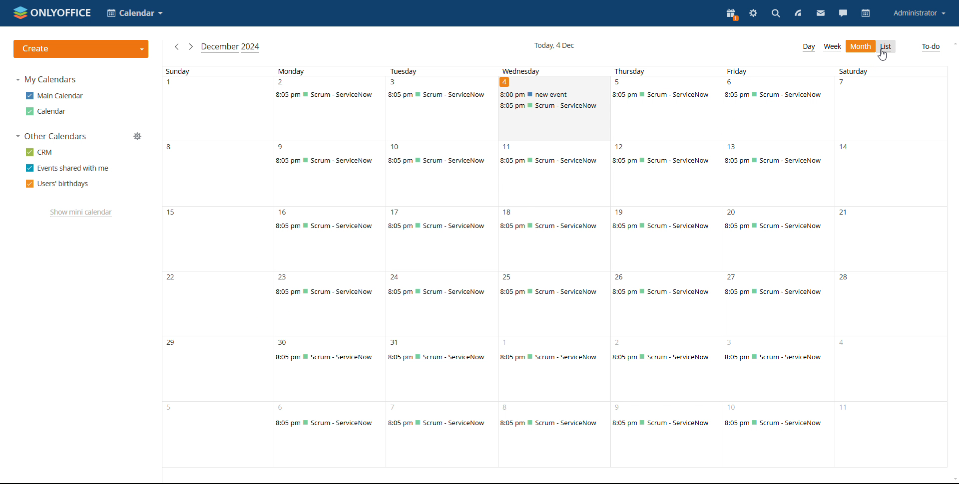 The image size is (959, 484). What do you see at coordinates (52, 137) in the screenshot?
I see `other calendars` at bounding box center [52, 137].